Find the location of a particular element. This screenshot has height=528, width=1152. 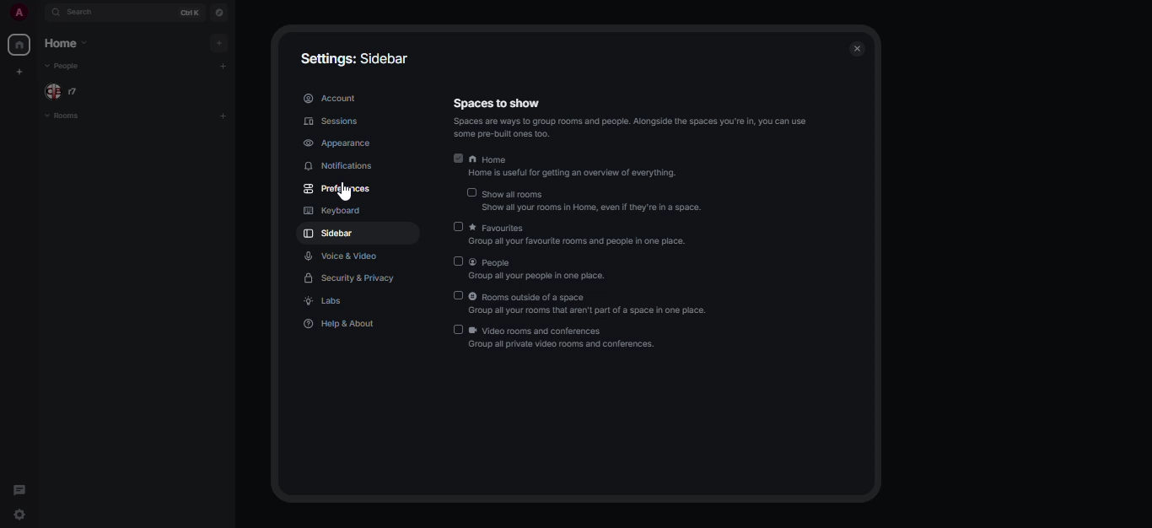

keyboard is located at coordinates (331, 209).